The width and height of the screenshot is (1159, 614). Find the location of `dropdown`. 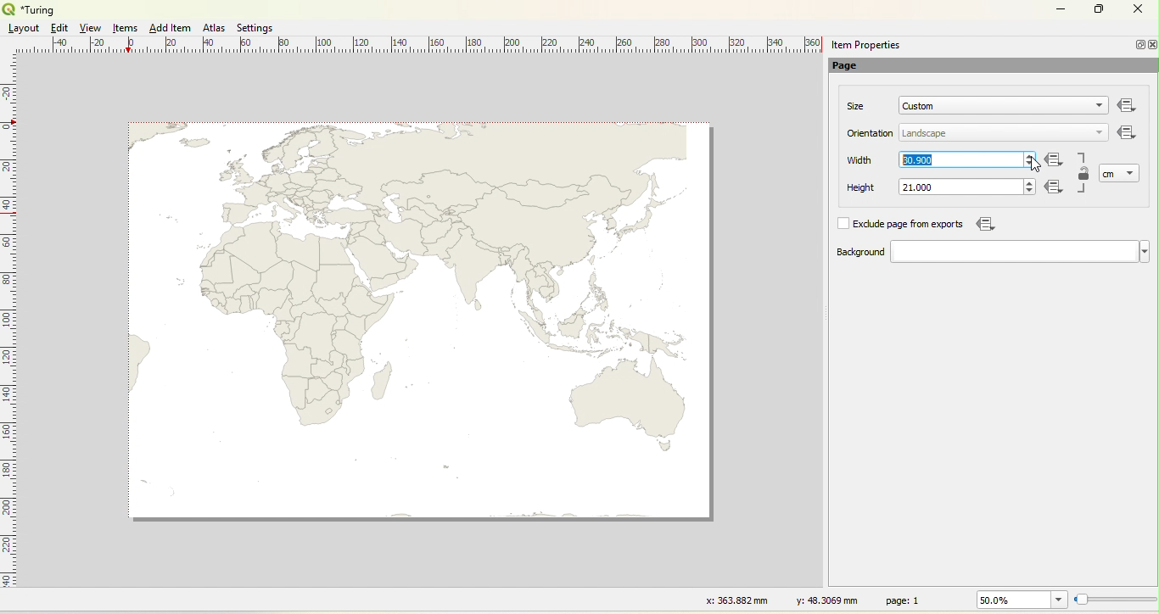

dropdown is located at coordinates (1098, 134).